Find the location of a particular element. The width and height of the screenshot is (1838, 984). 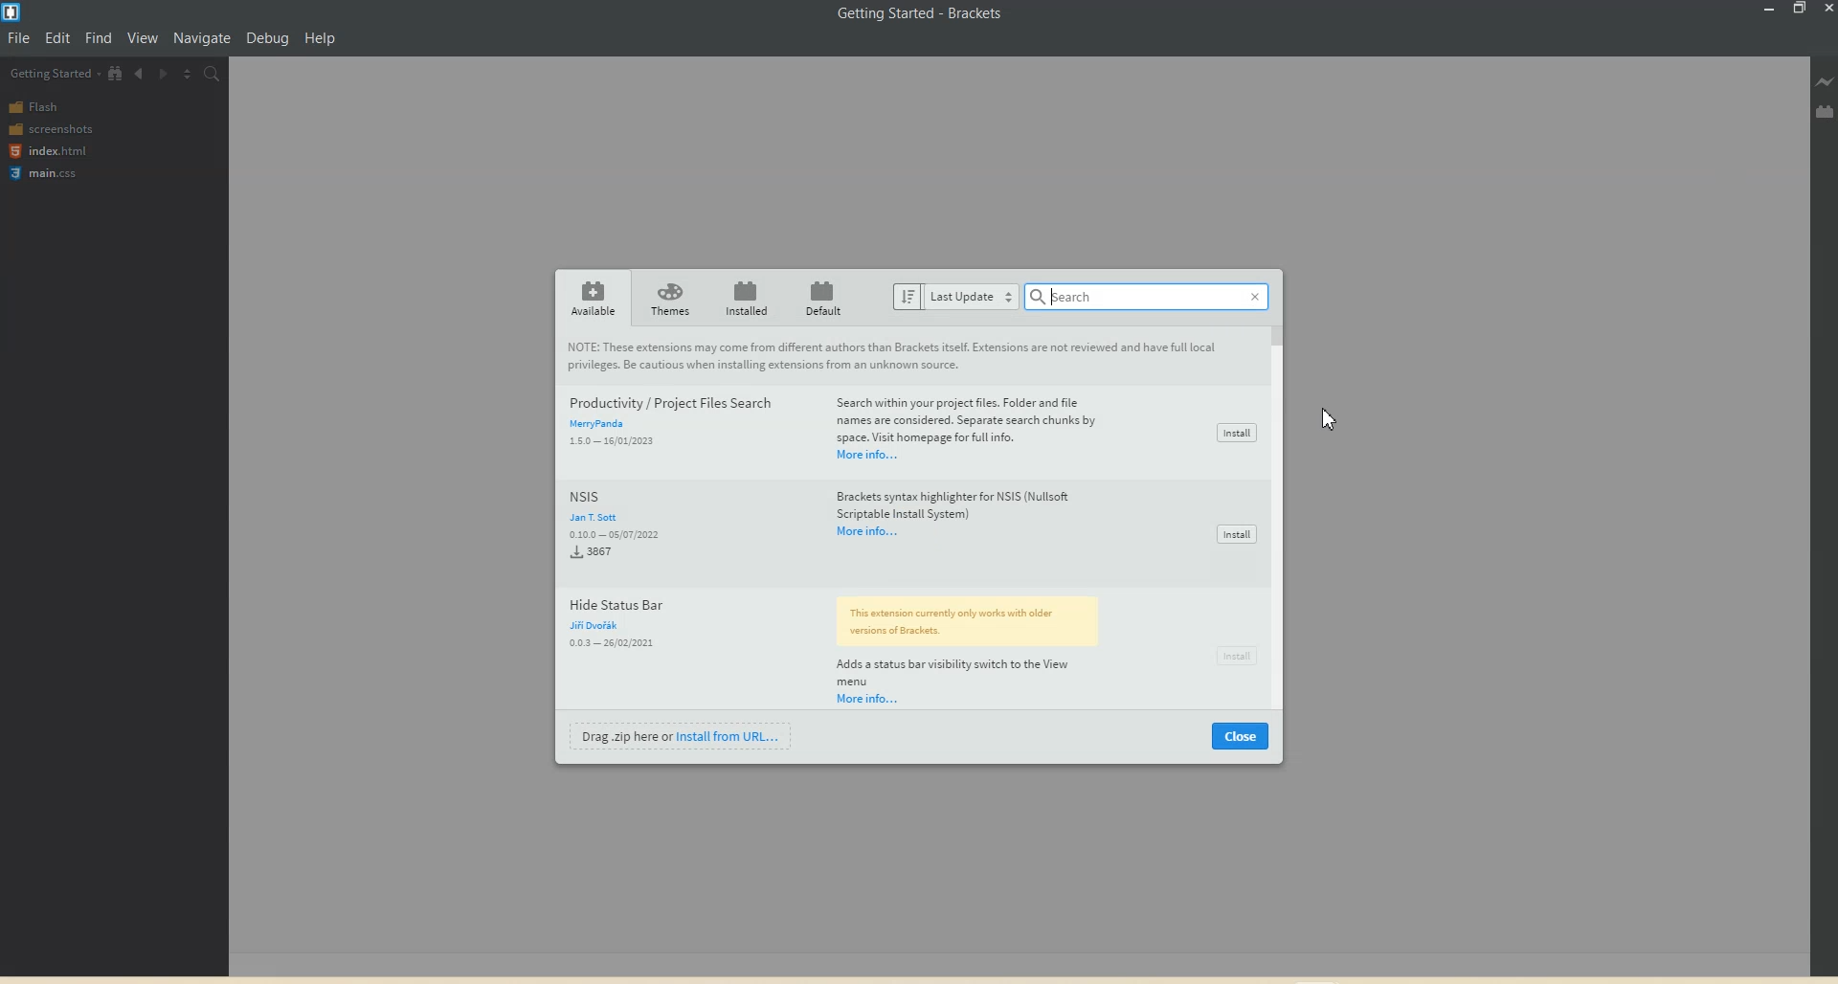

Install is located at coordinates (1237, 656).